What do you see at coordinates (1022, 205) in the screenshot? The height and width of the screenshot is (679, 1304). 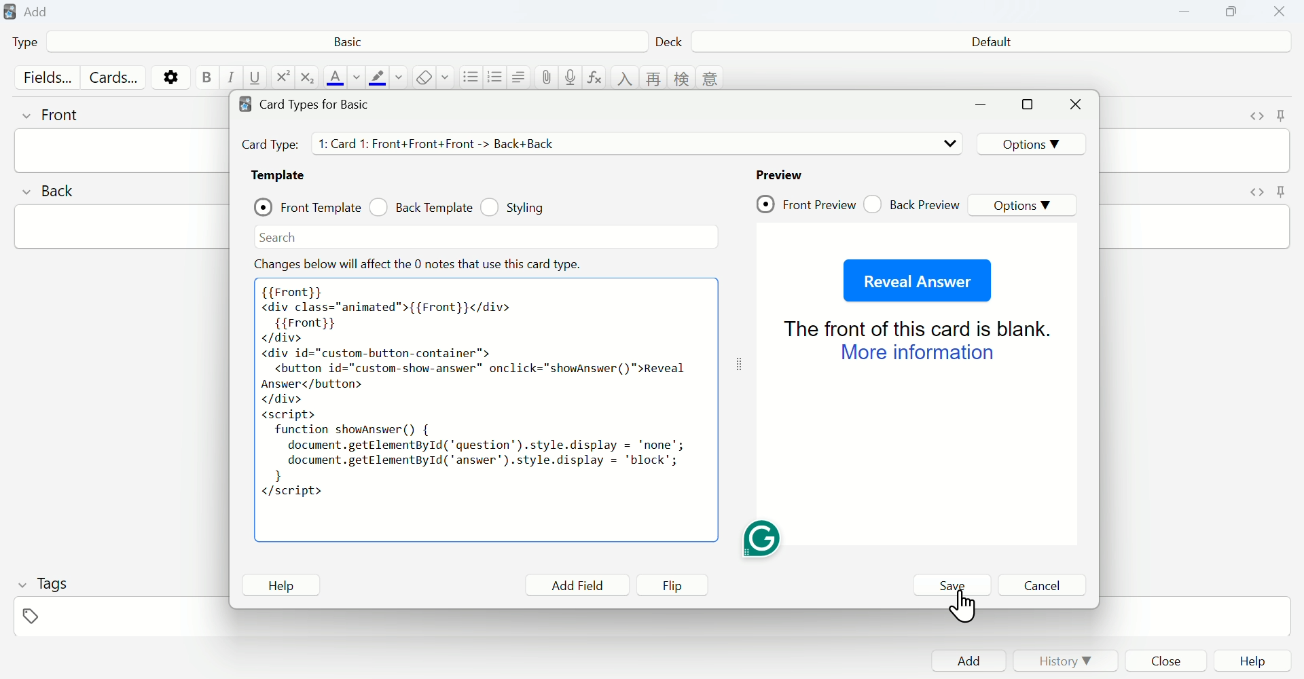 I see `Options` at bounding box center [1022, 205].